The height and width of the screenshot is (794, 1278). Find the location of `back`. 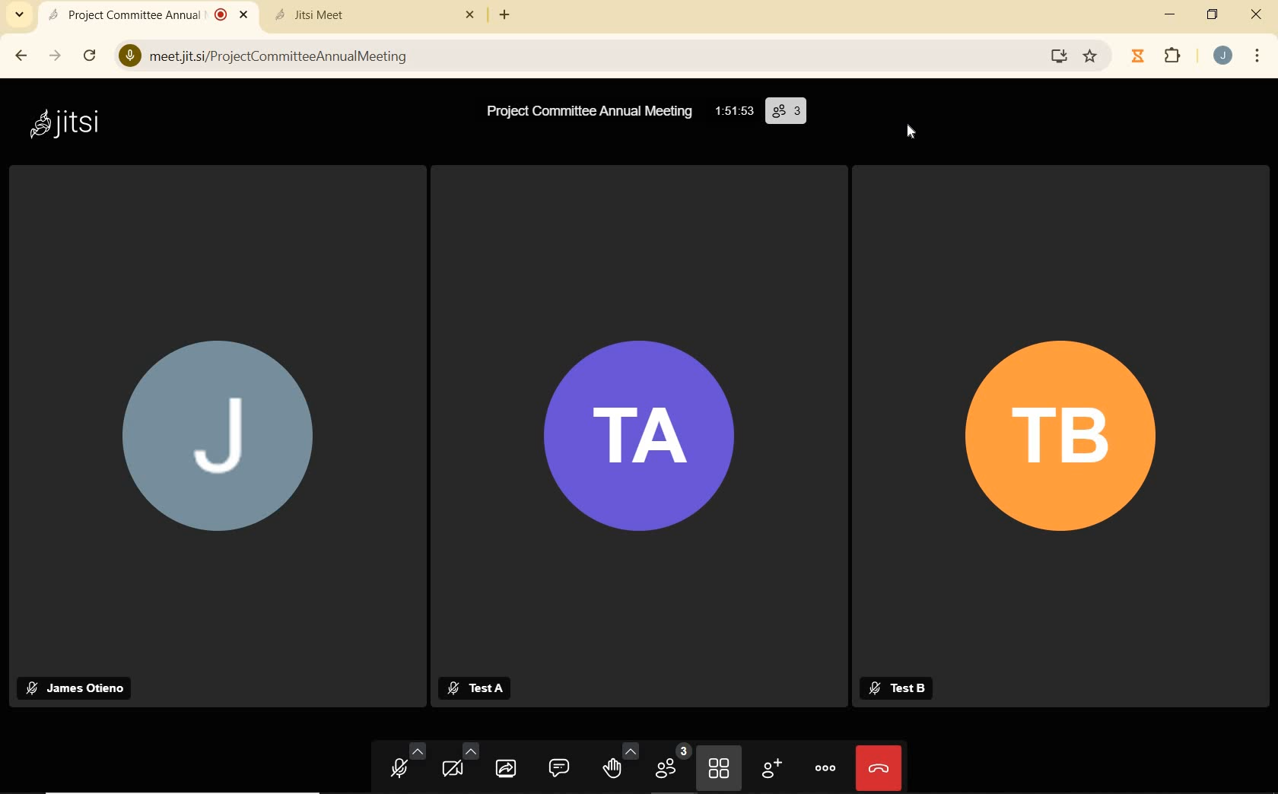

back is located at coordinates (18, 55).